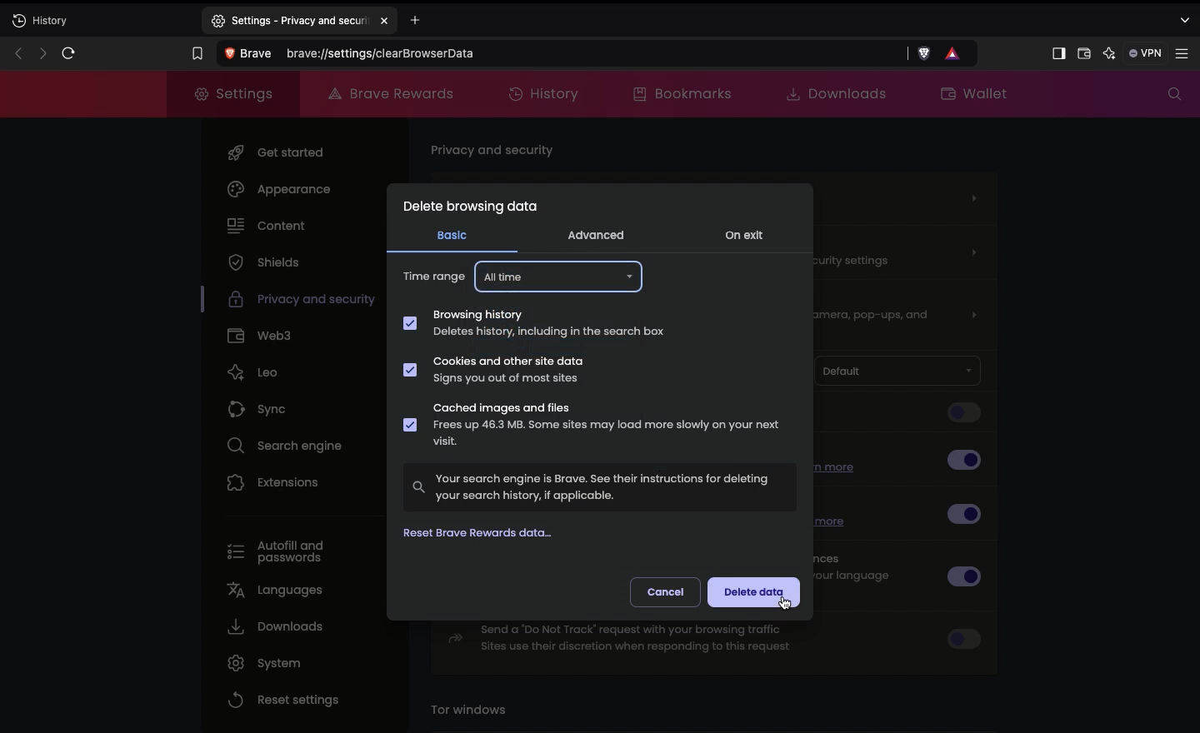 The width and height of the screenshot is (1200, 733). Describe the element at coordinates (1143, 53) in the screenshot. I see `VPN` at that location.